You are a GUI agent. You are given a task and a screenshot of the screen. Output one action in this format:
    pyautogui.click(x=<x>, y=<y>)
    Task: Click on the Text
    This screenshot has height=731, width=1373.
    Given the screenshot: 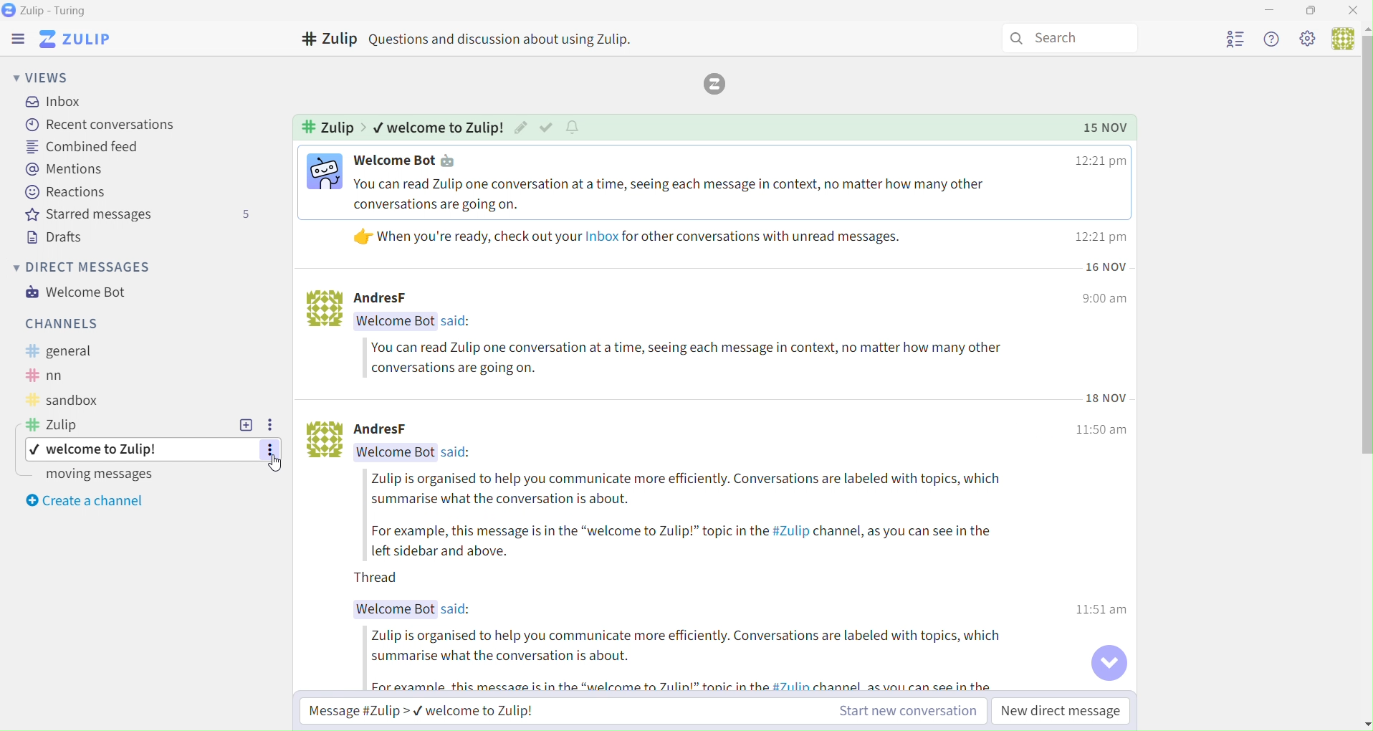 What is the action you would take?
    pyautogui.click(x=63, y=425)
    